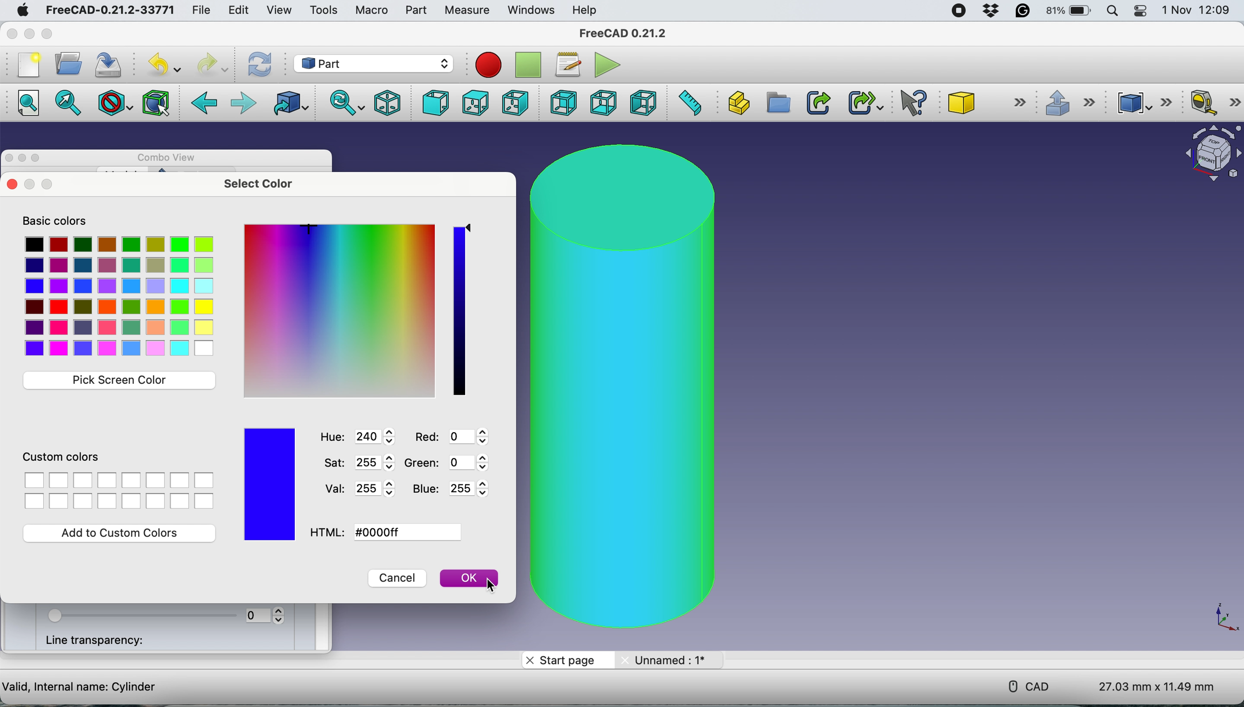 The height and width of the screenshot is (707, 1244). Describe the element at coordinates (987, 101) in the screenshot. I see `cube` at that location.